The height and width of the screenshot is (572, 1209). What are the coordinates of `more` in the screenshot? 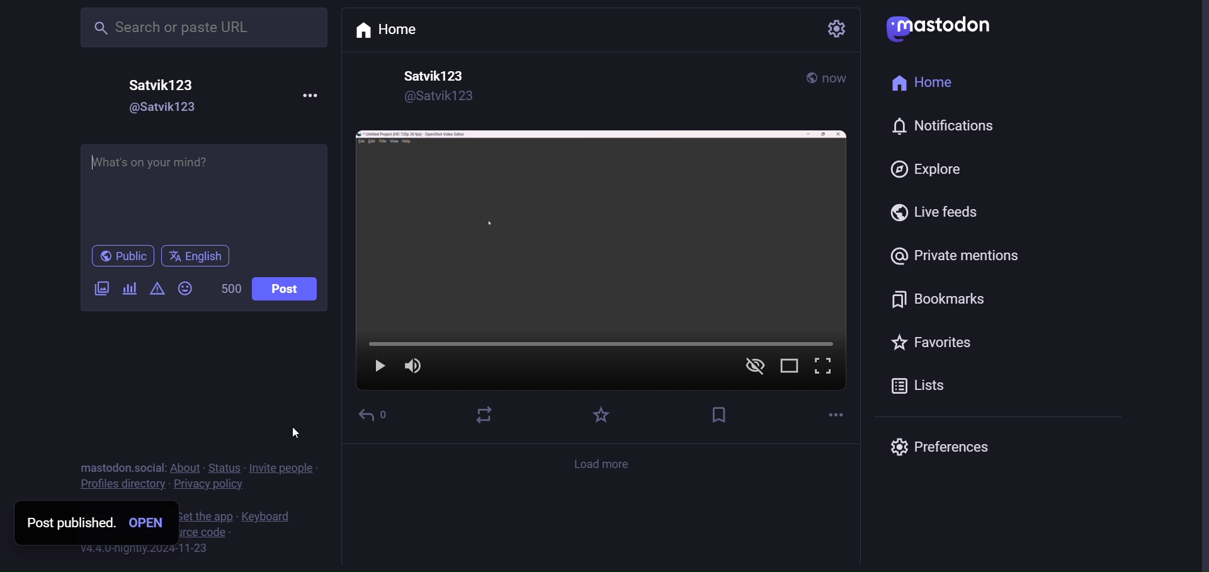 It's located at (834, 413).